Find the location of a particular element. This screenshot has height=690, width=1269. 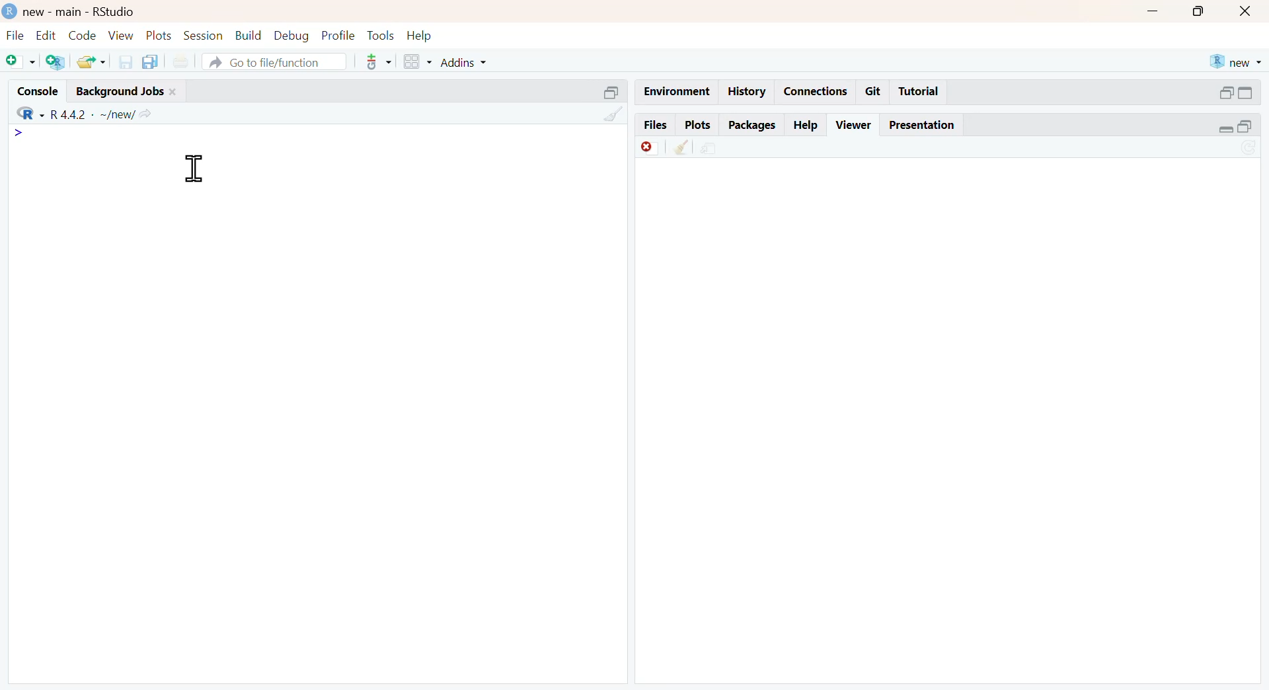

files is located at coordinates (656, 124).